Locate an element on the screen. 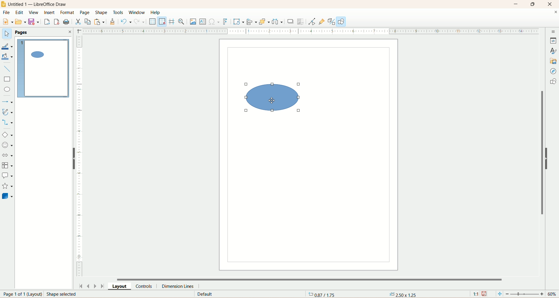  new is located at coordinates (8, 22).